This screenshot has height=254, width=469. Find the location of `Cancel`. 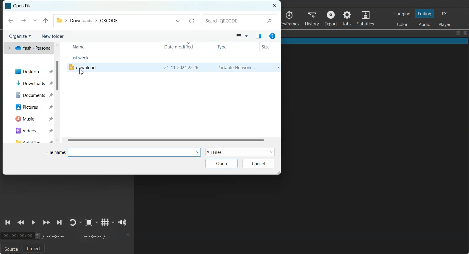

Cancel is located at coordinates (259, 164).